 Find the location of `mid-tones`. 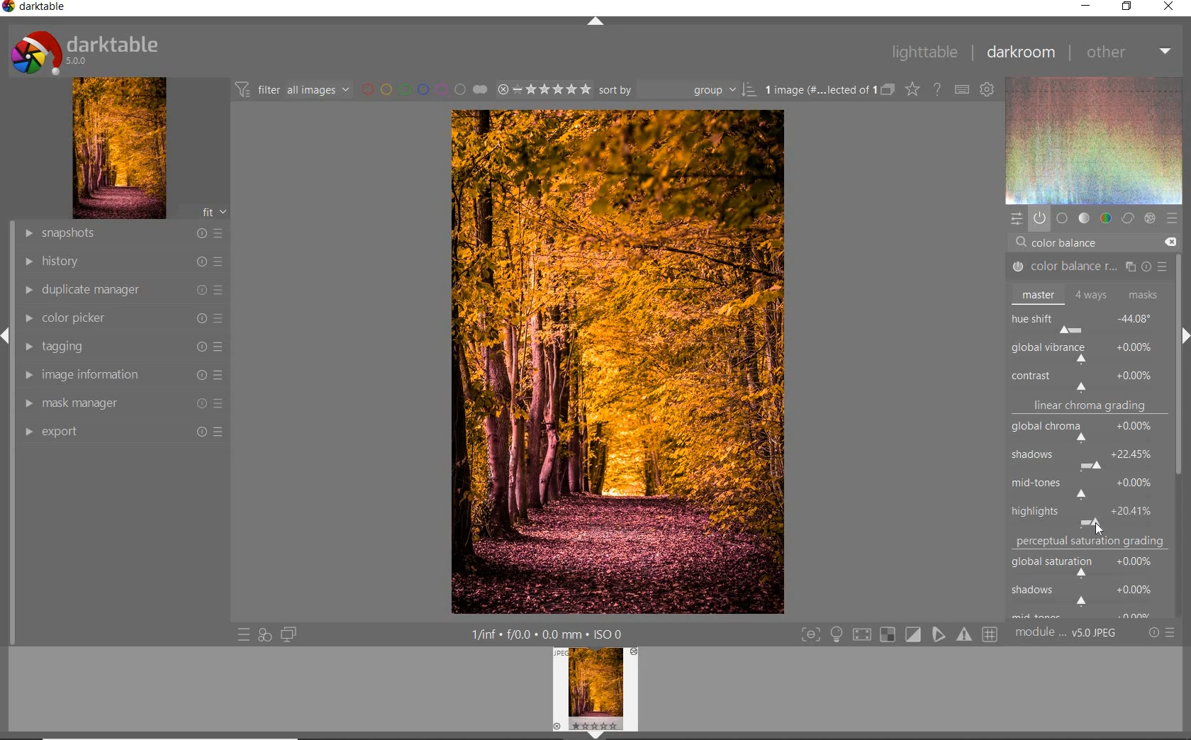

mid-tones is located at coordinates (1086, 486).